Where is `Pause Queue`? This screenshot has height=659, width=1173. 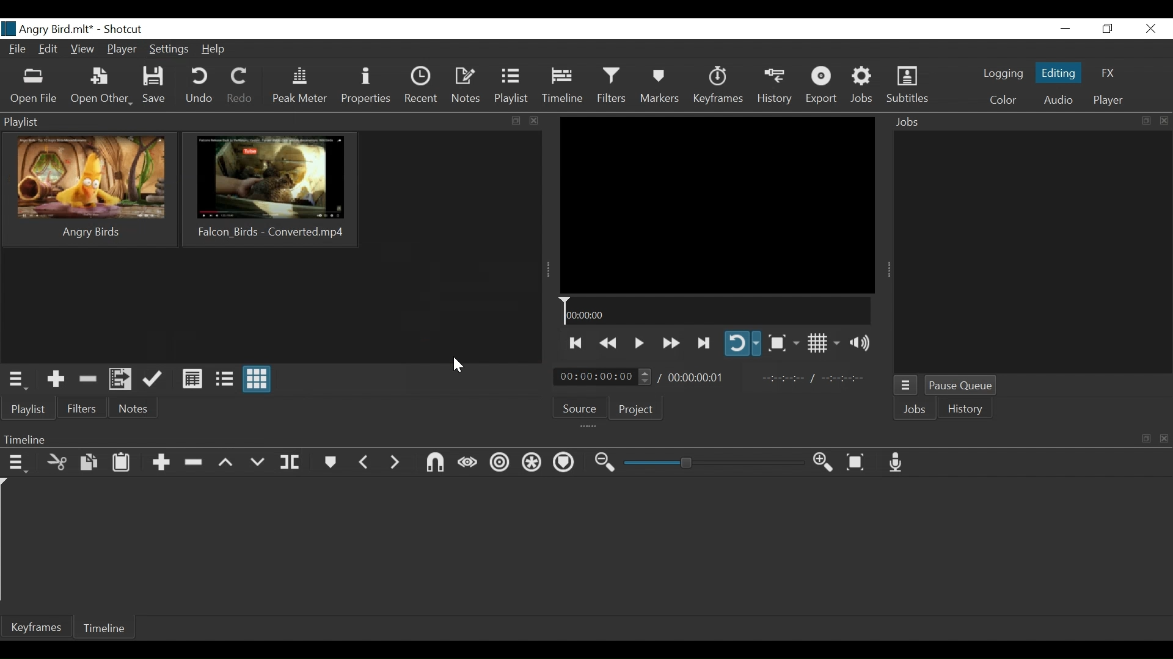
Pause Queue is located at coordinates (962, 387).